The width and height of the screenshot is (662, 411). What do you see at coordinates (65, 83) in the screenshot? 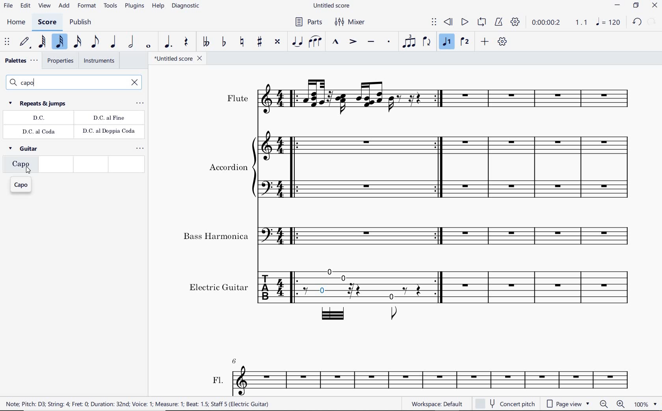
I see `typing "capo" in search bar` at bounding box center [65, 83].